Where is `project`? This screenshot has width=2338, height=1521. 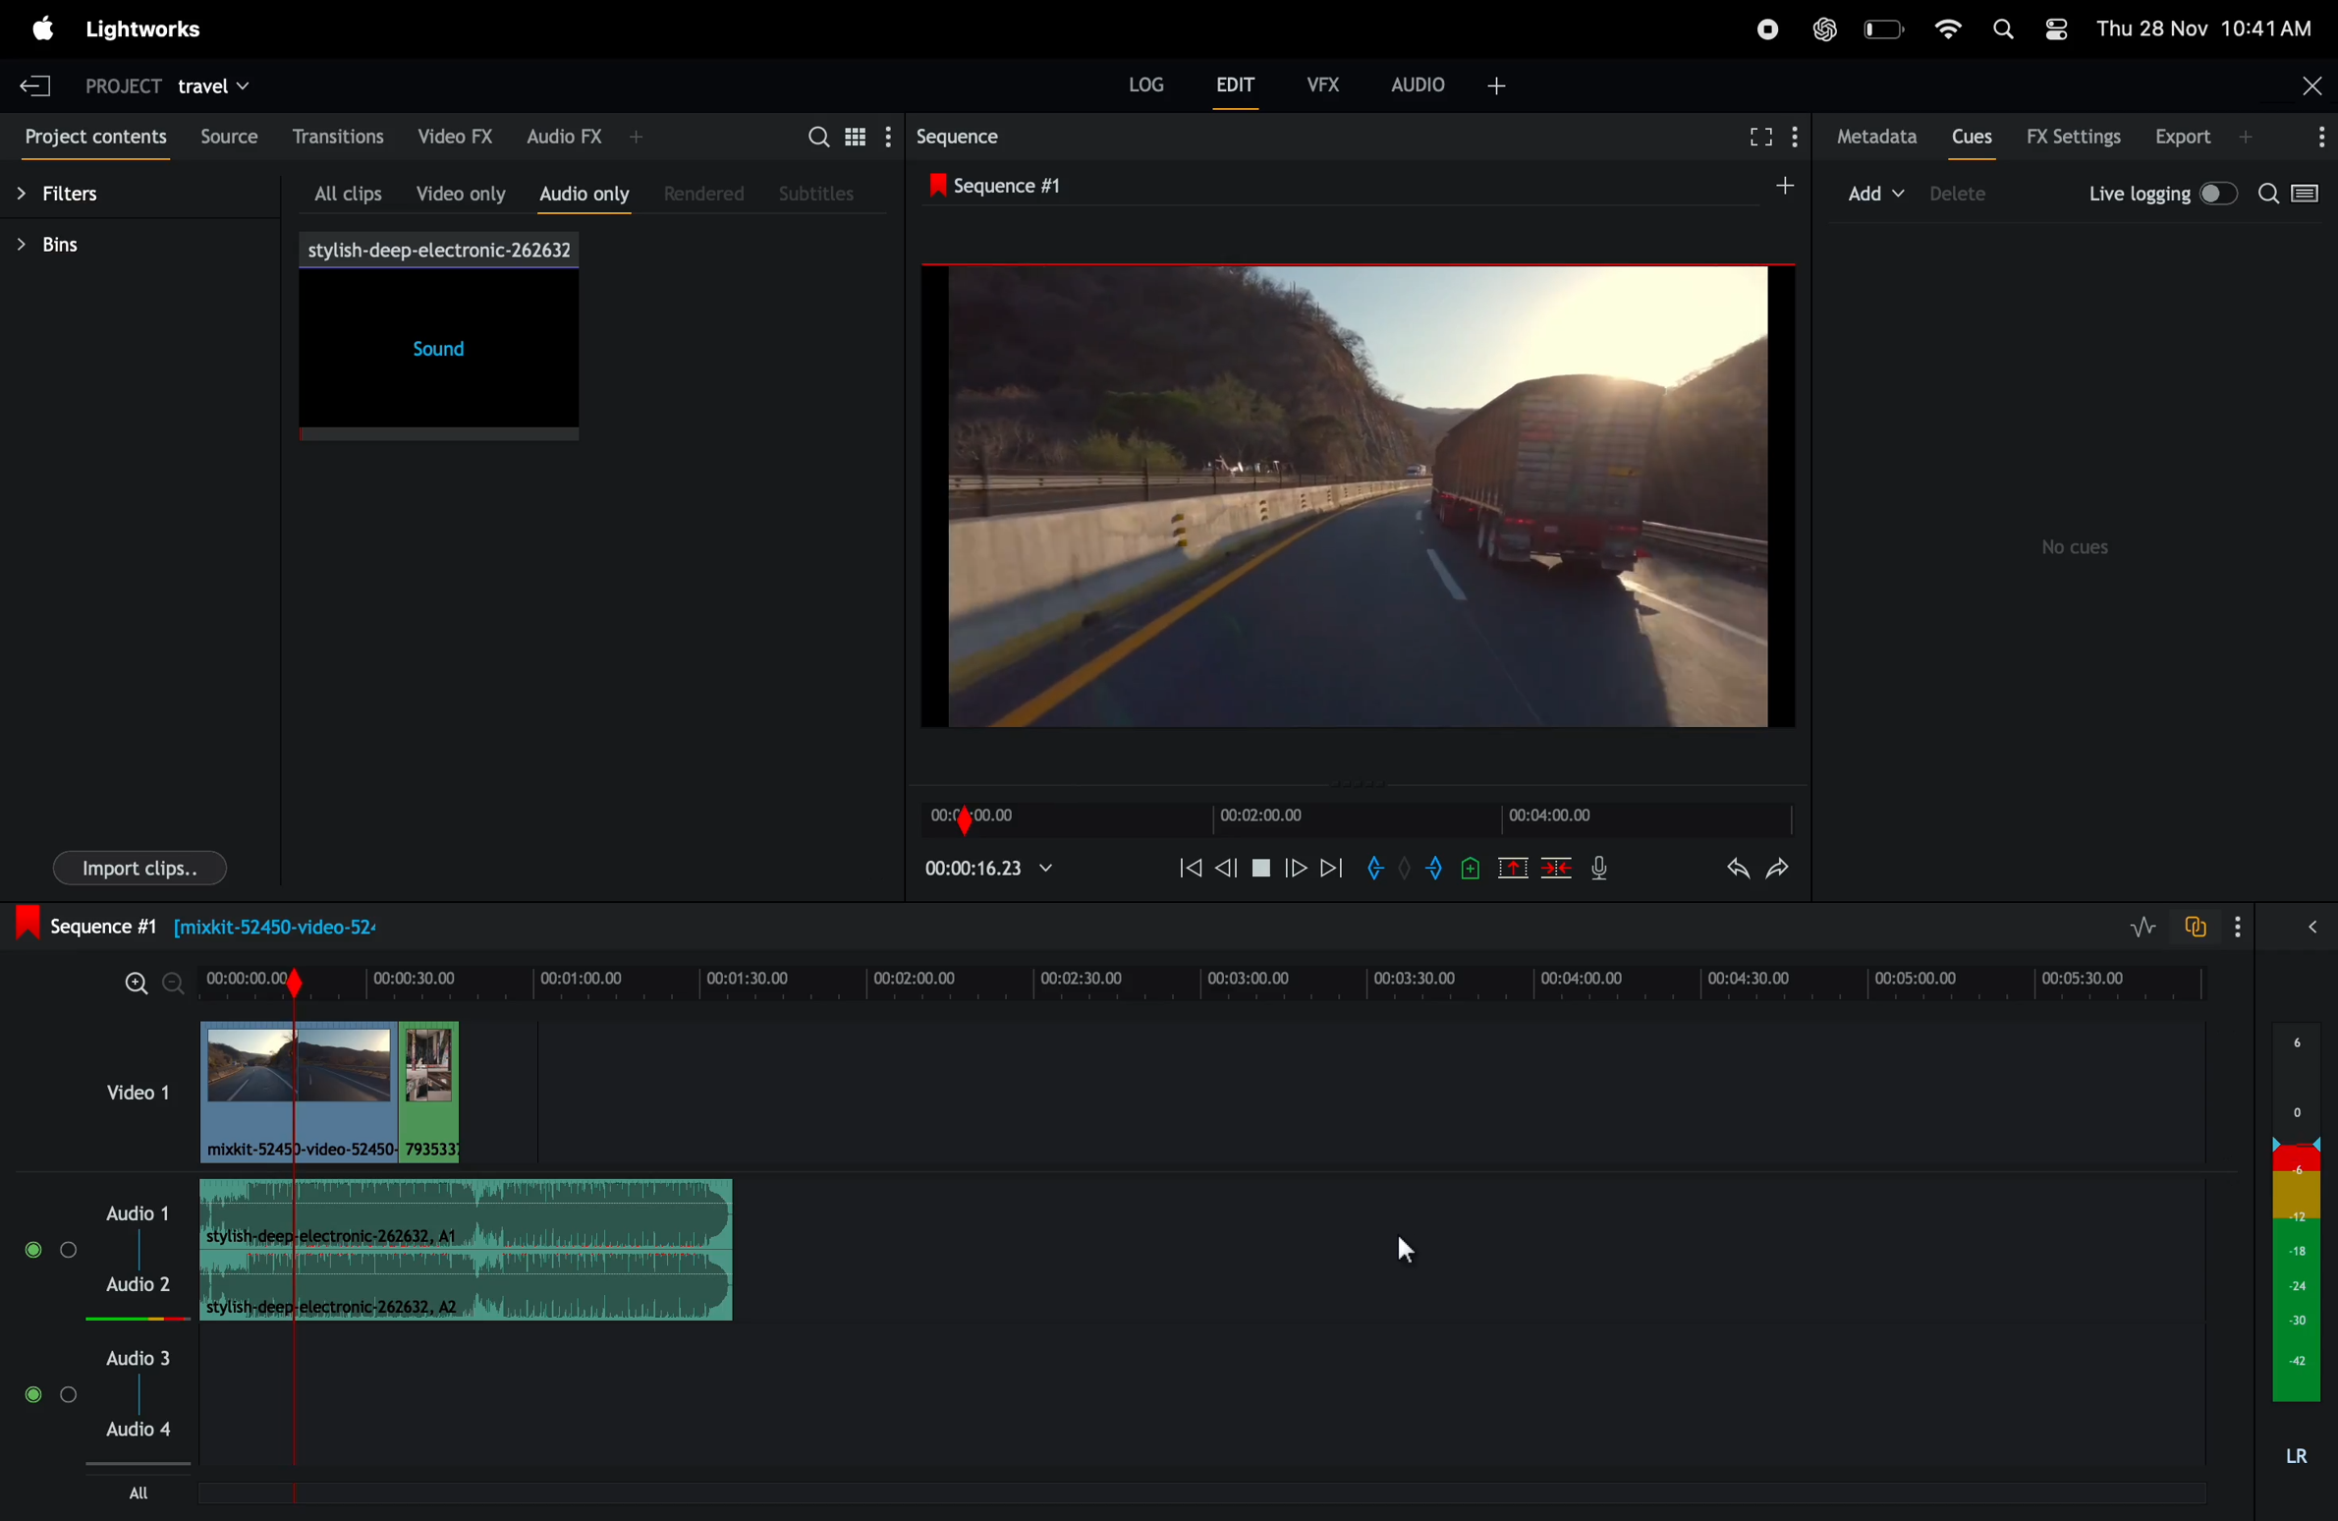
project is located at coordinates (122, 86).